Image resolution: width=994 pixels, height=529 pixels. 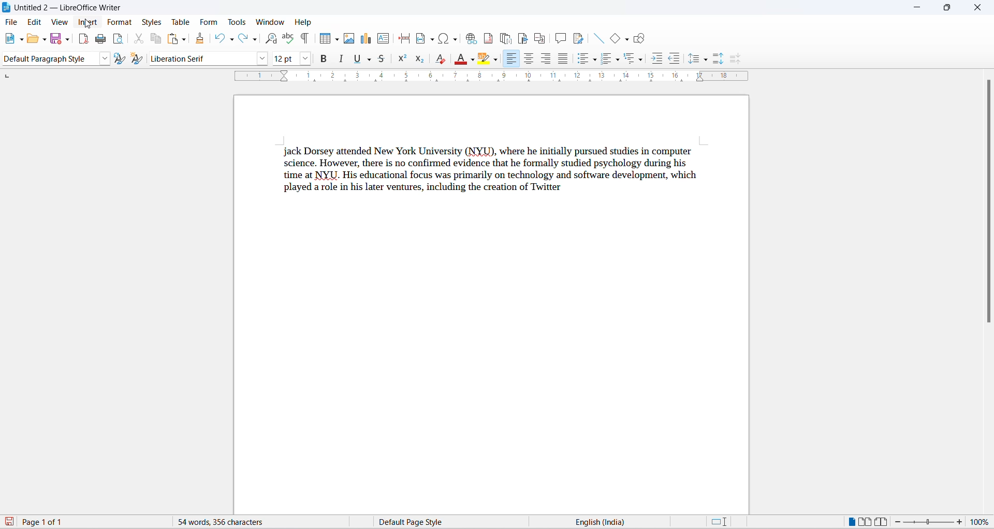 I want to click on Default Page Style, so click(x=436, y=522).